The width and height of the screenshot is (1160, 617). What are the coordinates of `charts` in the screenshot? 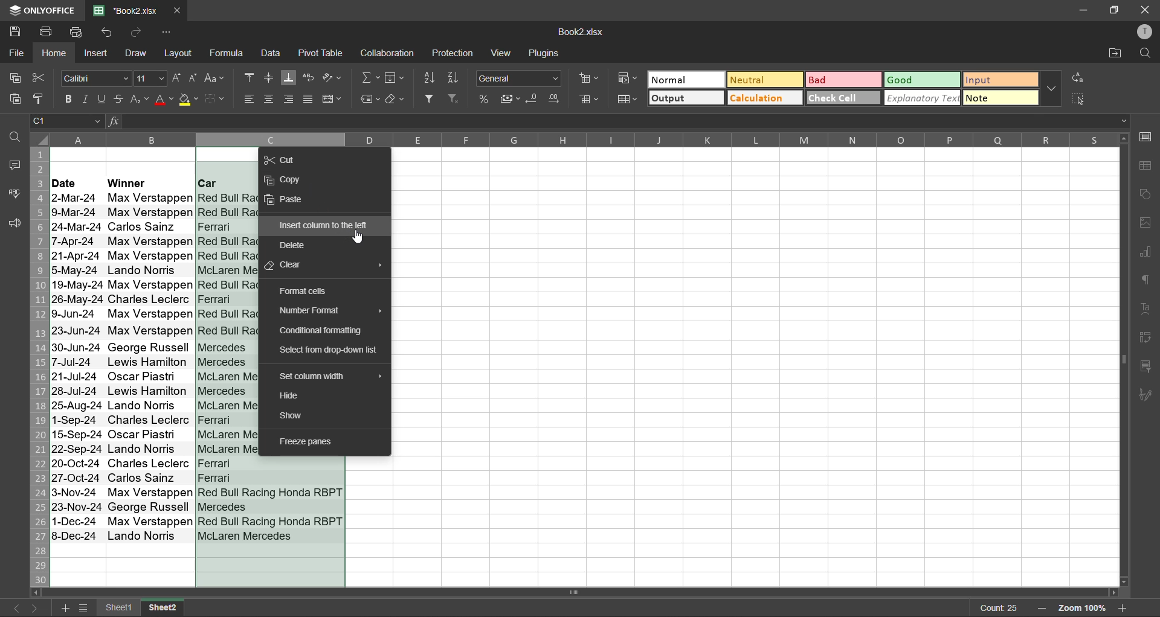 It's located at (1148, 254).